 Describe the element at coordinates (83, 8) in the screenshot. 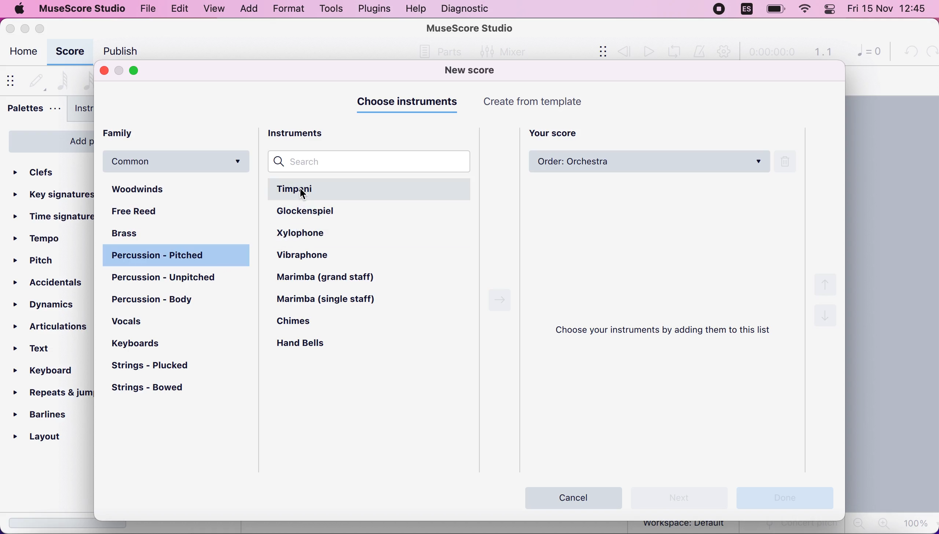

I see `musescore studio` at that location.